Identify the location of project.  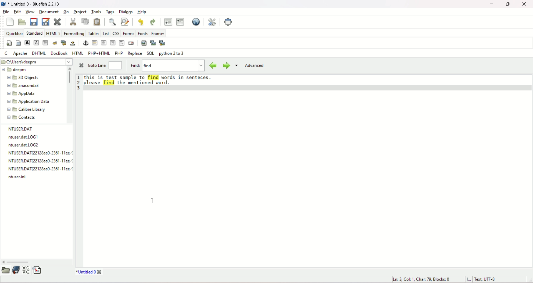
(80, 12).